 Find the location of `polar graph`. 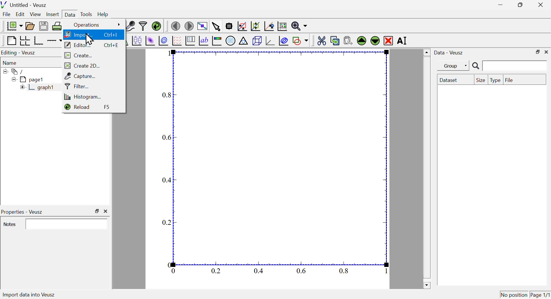

polar graph is located at coordinates (231, 41).